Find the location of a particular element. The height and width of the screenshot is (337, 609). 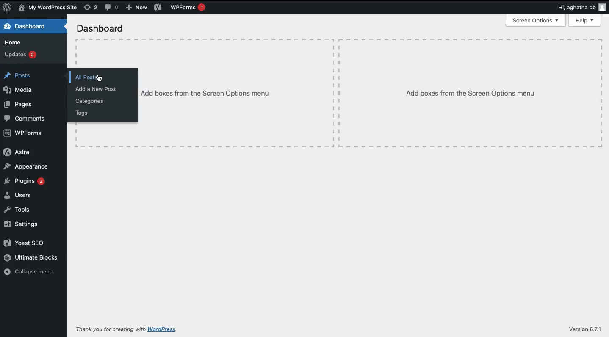

Help is located at coordinates (584, 20).